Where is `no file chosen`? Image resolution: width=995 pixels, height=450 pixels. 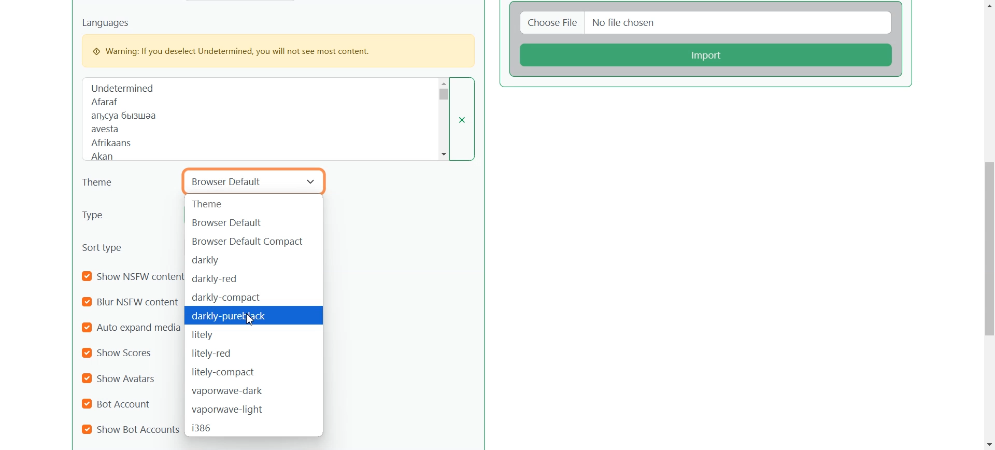 no file chosen is located at coordinates (741, 22).